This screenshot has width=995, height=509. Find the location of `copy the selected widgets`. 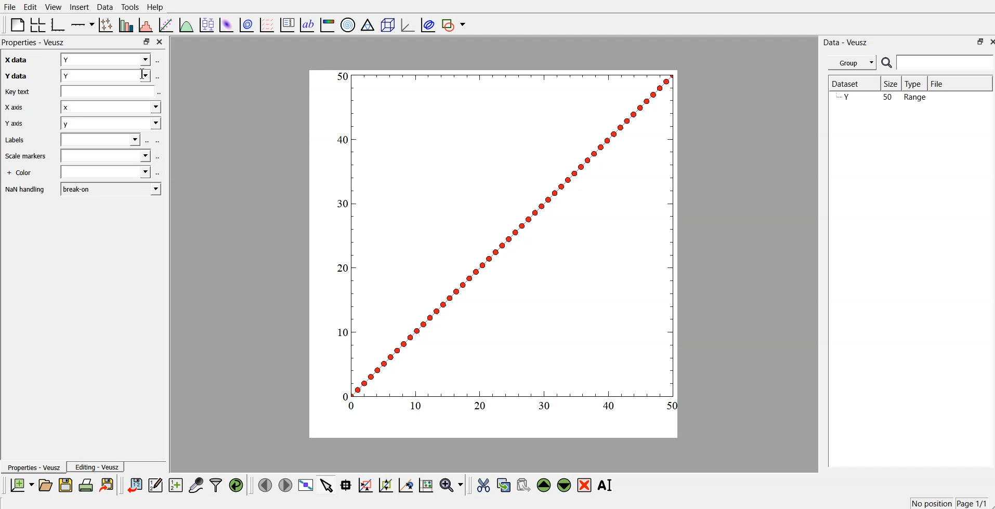

copy the selected widgets is located at coordinates (504, 486).